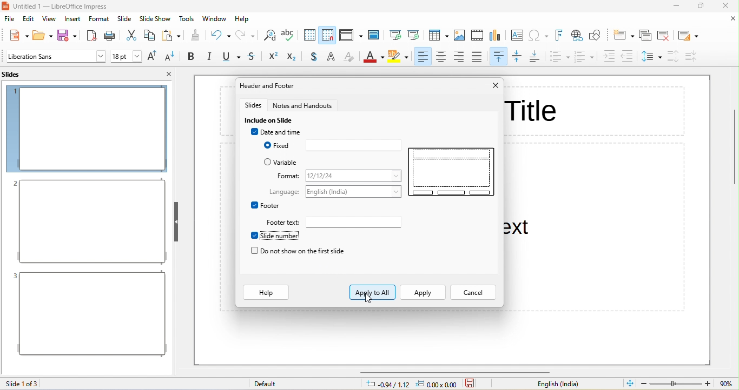 The image size is (739, 390). Describe the element at coordinates (169, 73) in the screenshot. I see `close` at that location.